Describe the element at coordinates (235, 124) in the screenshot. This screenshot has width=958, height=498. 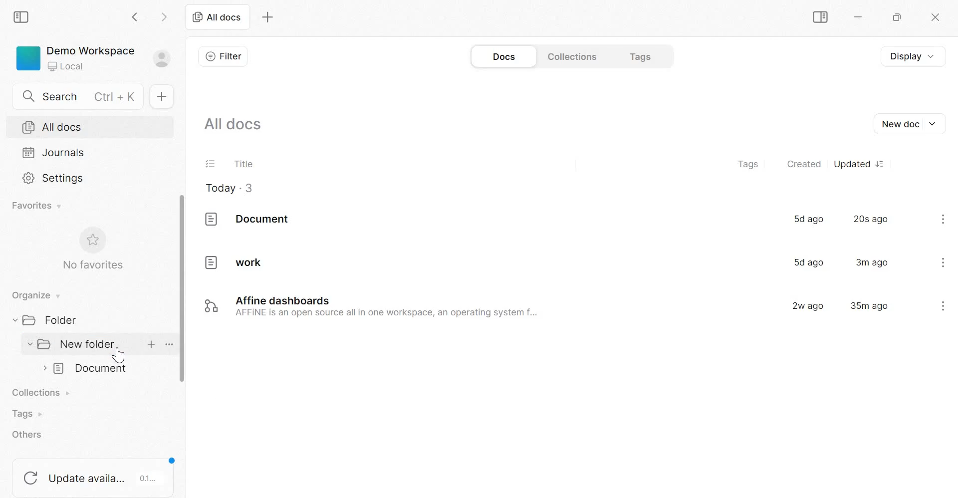
I see `All docs` at that location.